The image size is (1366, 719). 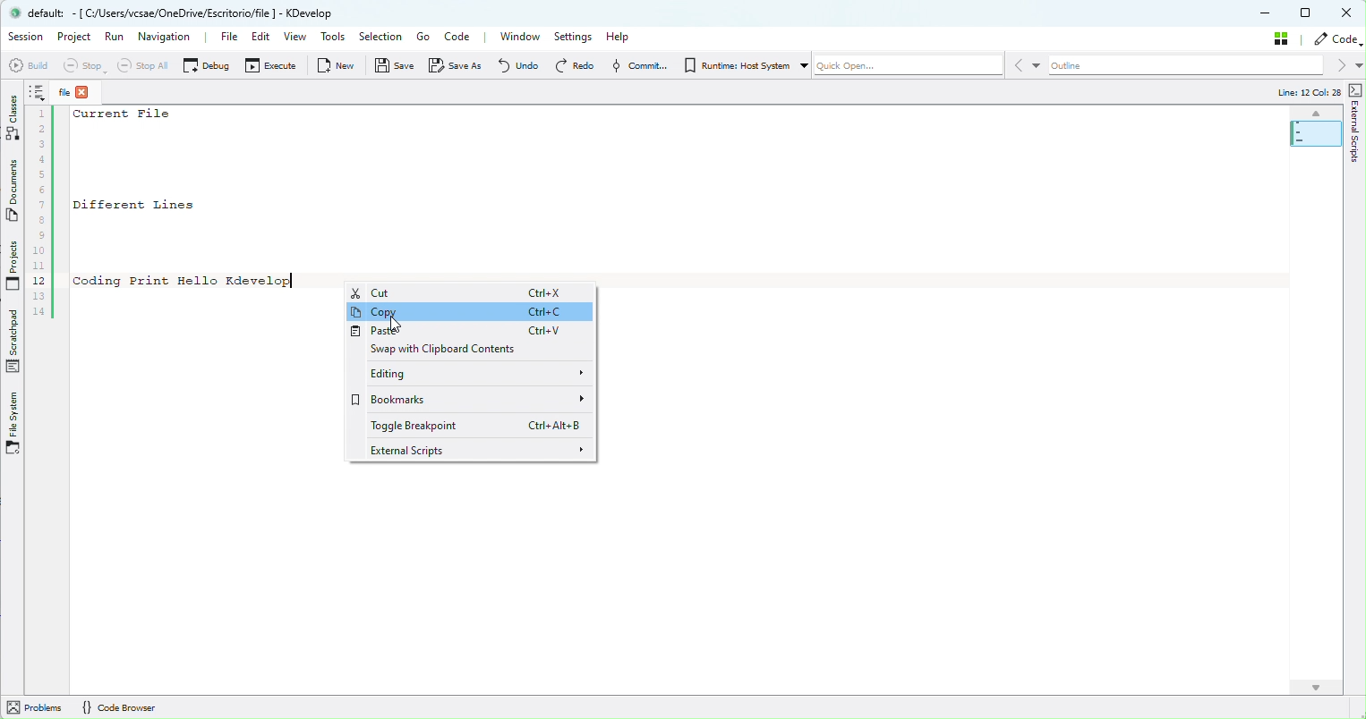 I want to click on Notes, so click(x=40, y=92).